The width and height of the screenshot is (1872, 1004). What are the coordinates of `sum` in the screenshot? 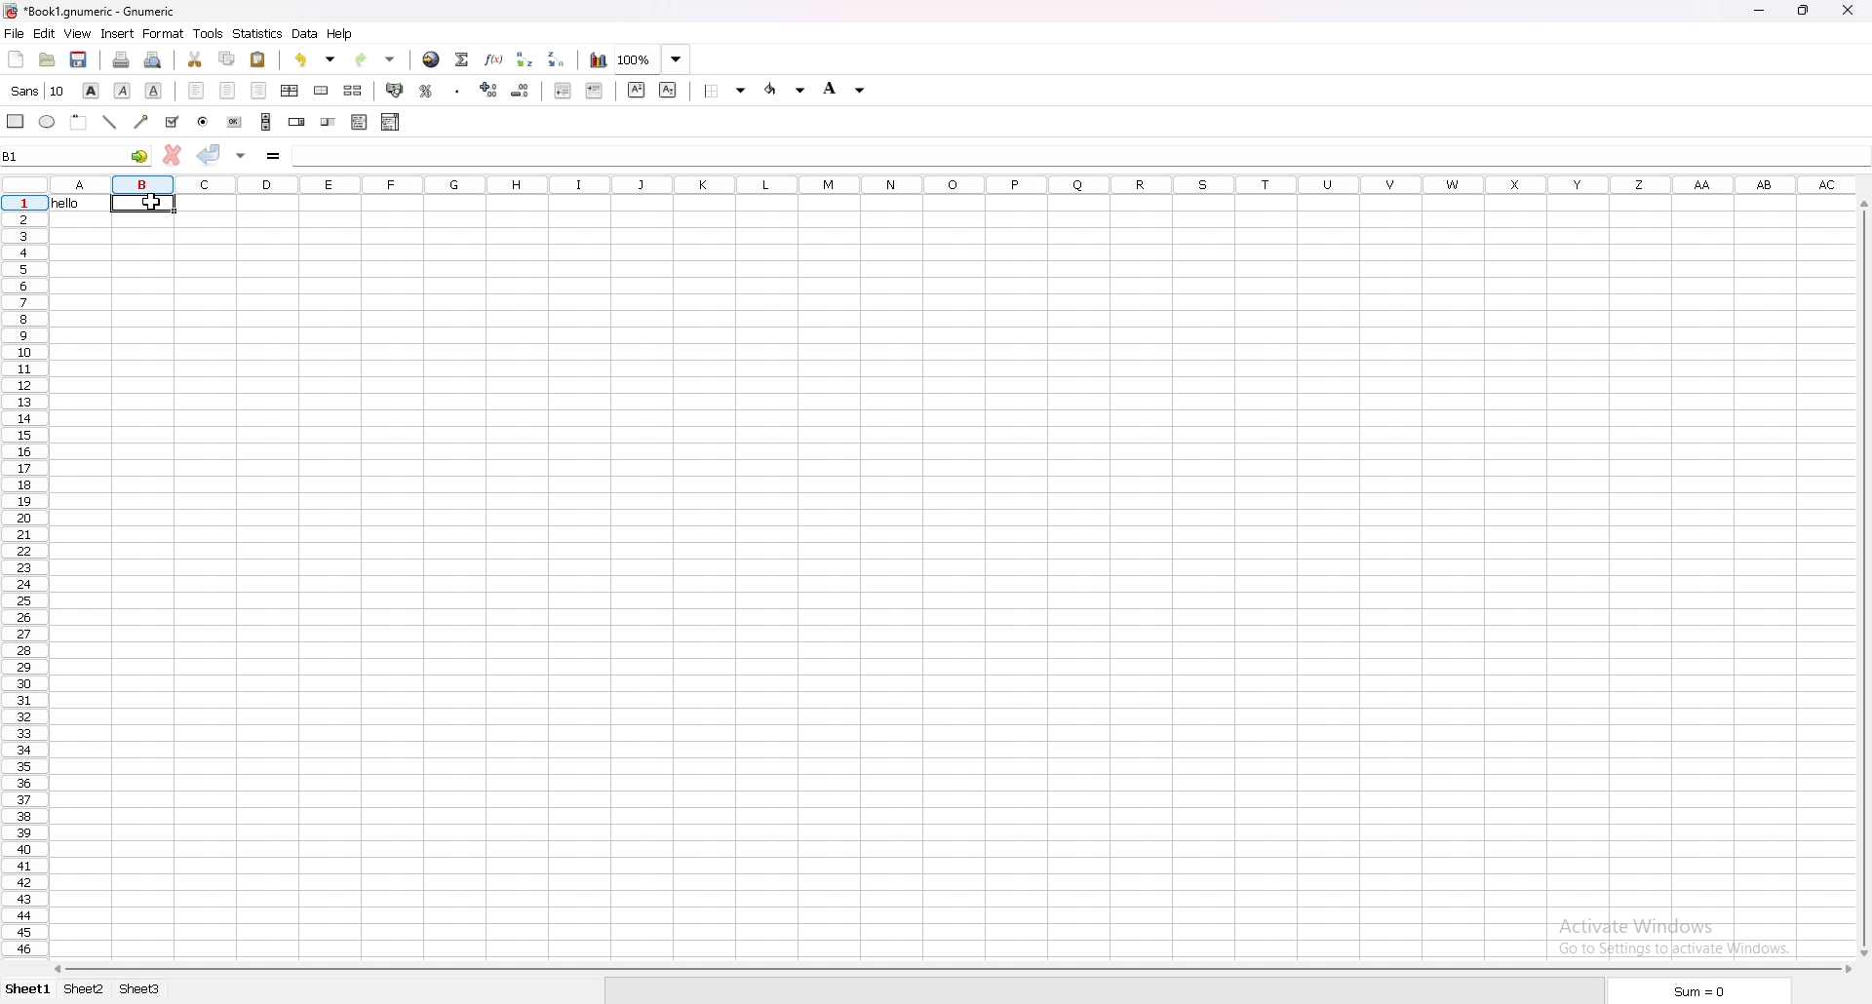 It's located at (1698, 991).